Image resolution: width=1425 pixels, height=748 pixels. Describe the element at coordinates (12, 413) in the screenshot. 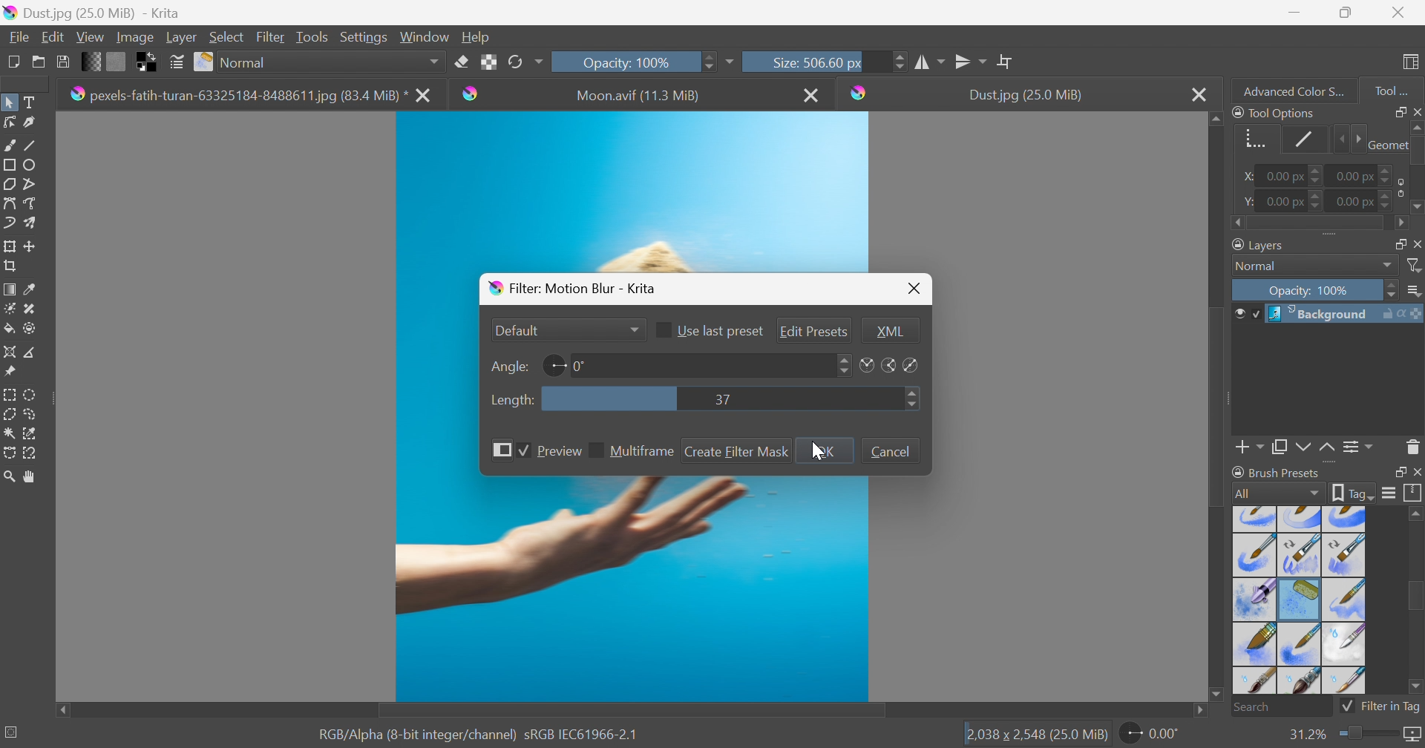

I see `Polygon selection tool` at that location.